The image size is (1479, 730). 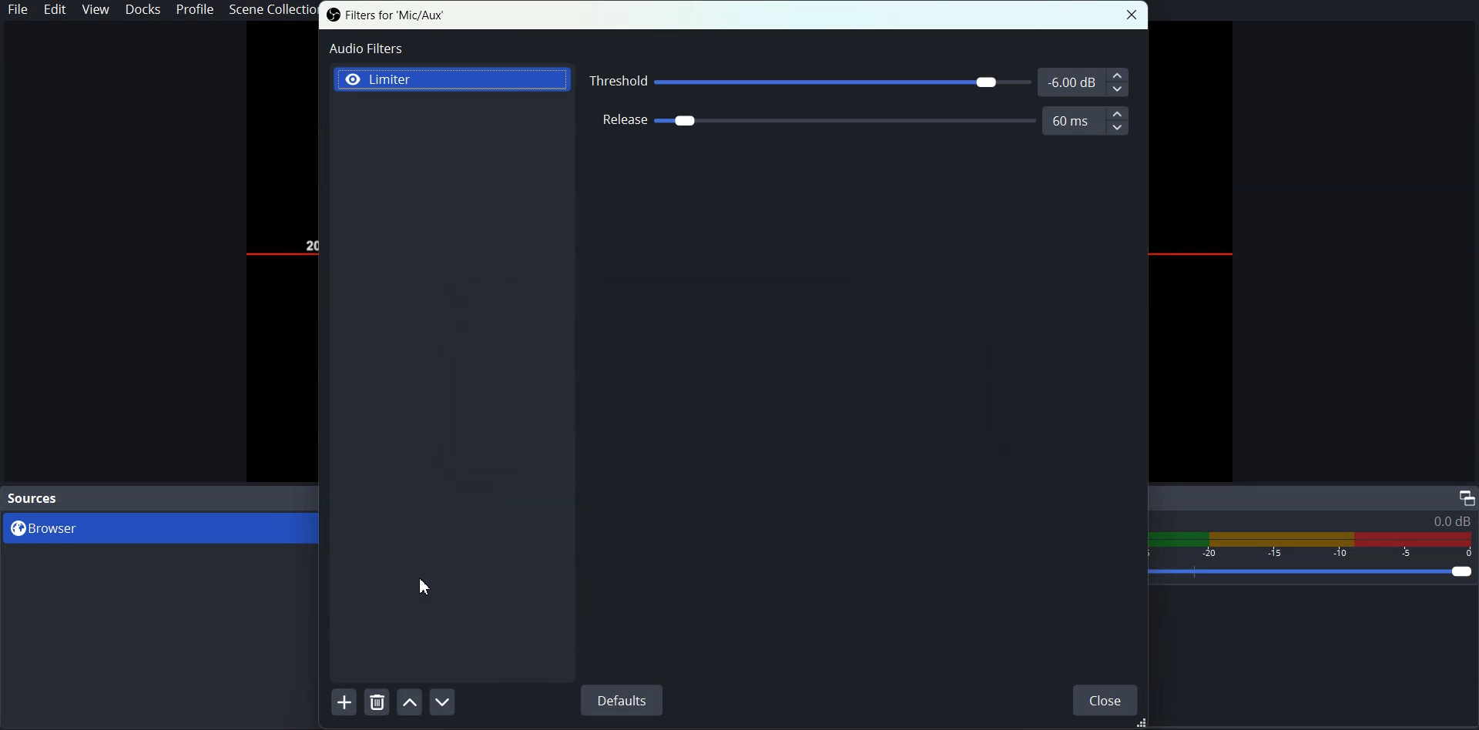 I want to click on Source , so click(x=35, y=497).